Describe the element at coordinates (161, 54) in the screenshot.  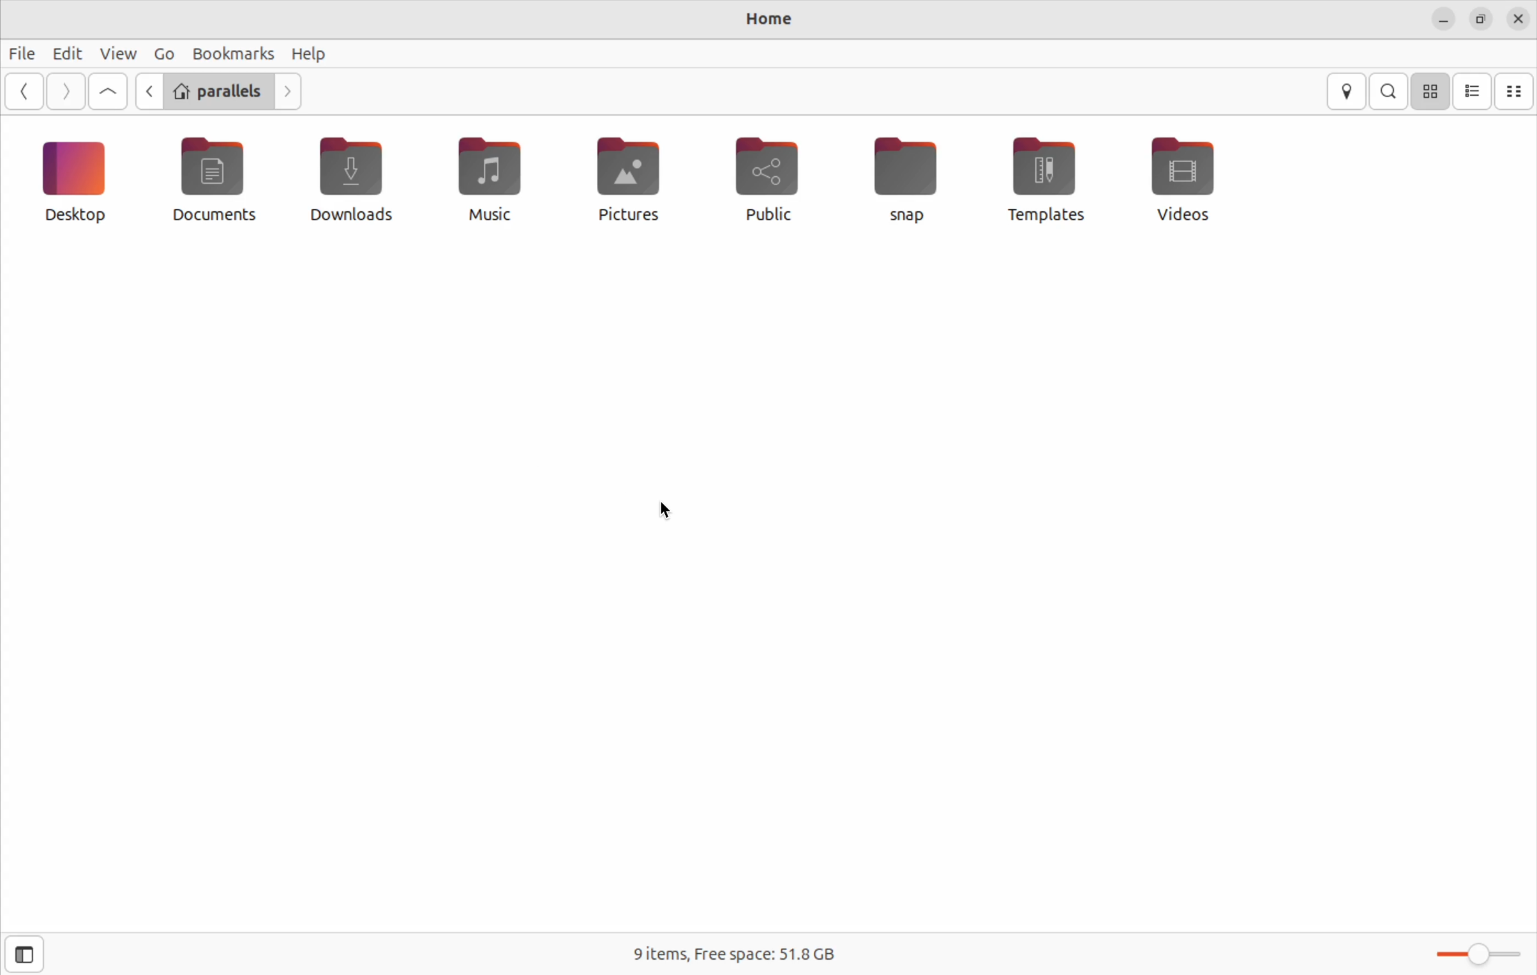
I see `go` at that location.